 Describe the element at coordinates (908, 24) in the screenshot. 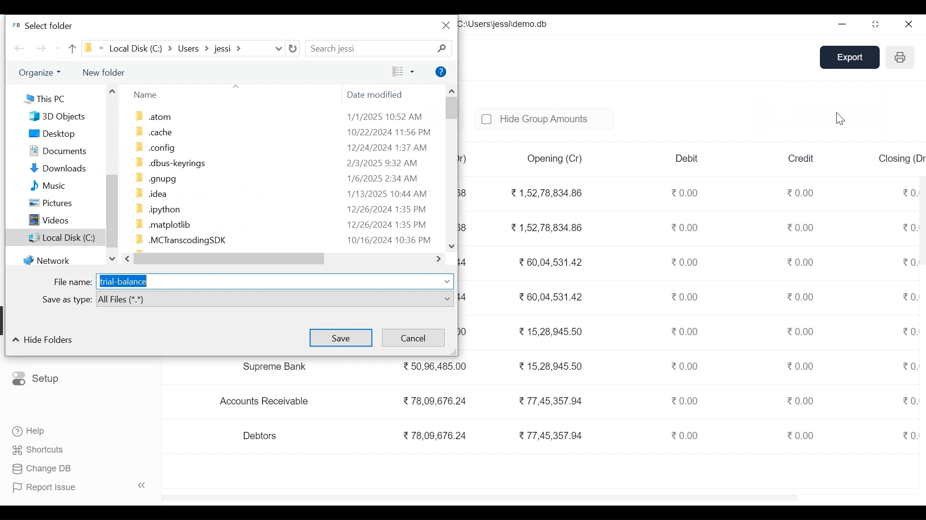

I see `Close` at that location.